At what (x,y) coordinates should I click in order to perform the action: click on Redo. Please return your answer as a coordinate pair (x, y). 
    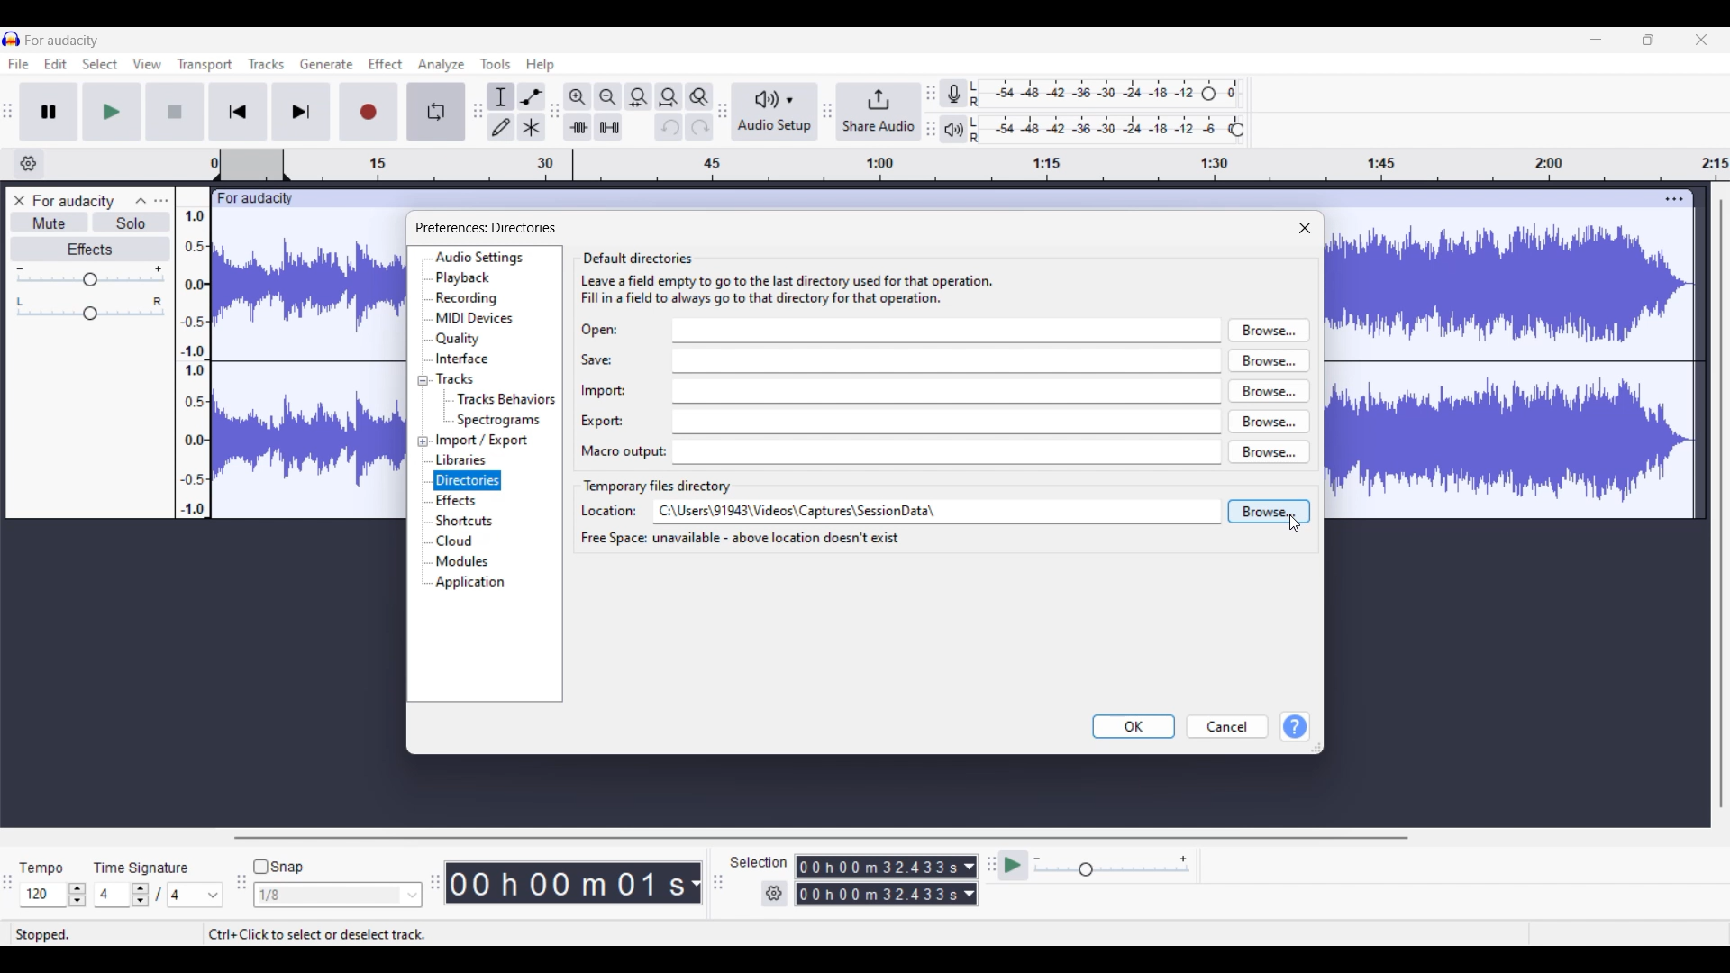
    Looking at the image, I should click on (699, 126).